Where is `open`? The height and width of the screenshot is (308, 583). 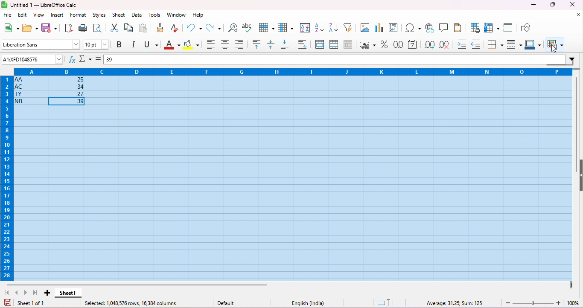
open is located at coordinates (31, 27).